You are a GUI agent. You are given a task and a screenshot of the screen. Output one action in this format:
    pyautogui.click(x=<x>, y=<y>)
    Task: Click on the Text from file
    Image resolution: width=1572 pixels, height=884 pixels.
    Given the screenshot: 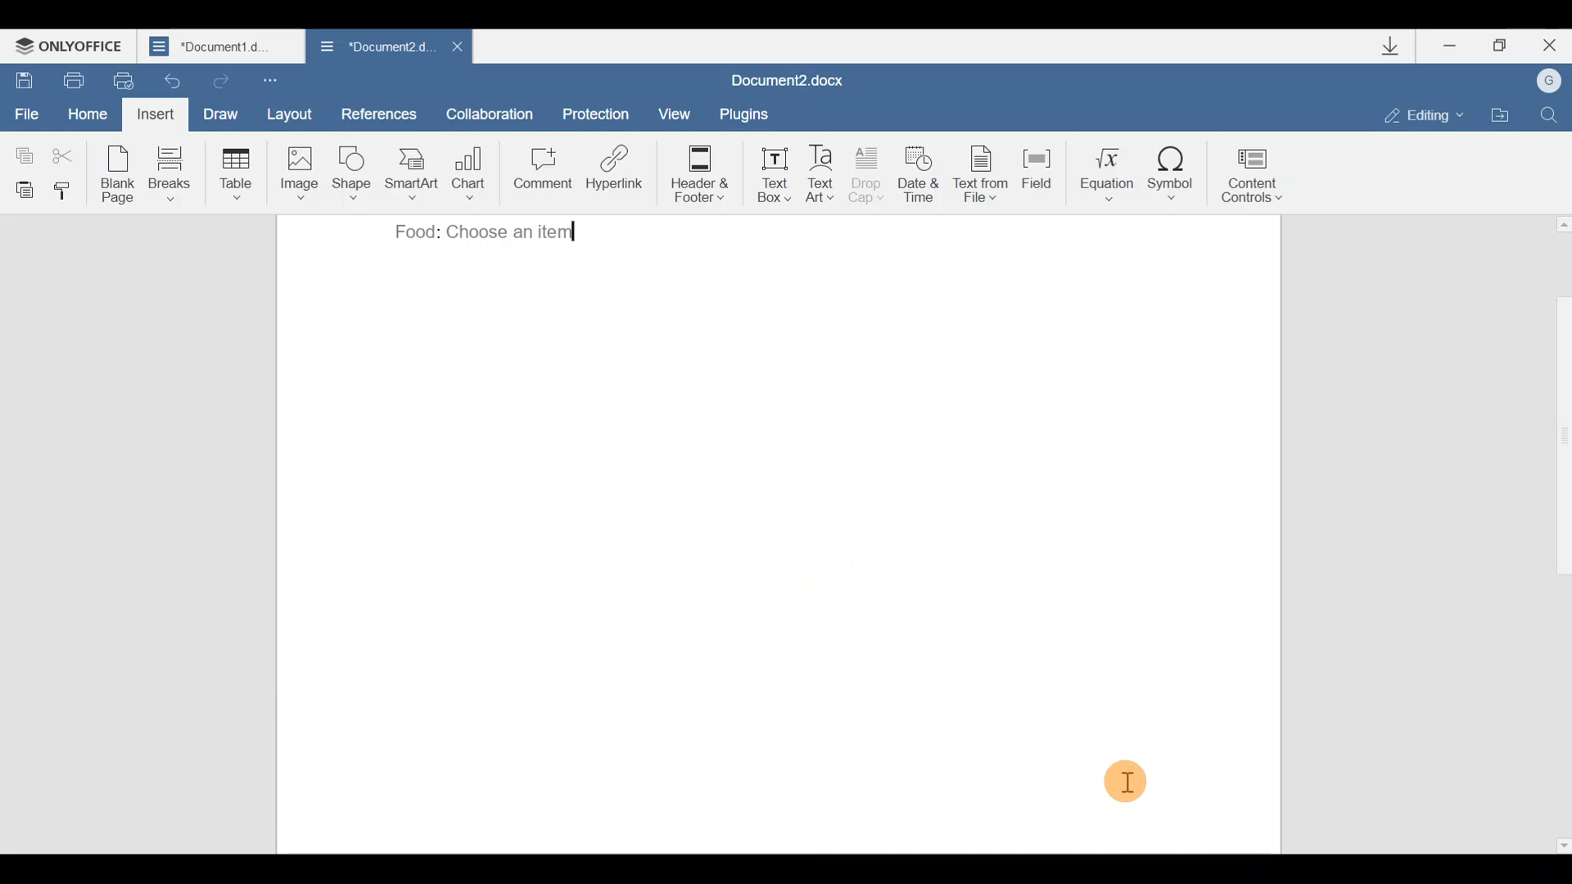 What is the action you would take?
    pyautogui.click(x=976, y=170)
    